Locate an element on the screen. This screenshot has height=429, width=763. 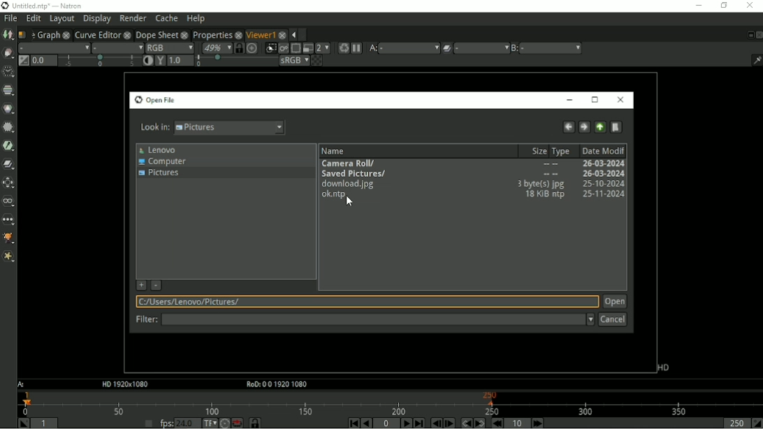
Filter is located at coordinates (377, 321).